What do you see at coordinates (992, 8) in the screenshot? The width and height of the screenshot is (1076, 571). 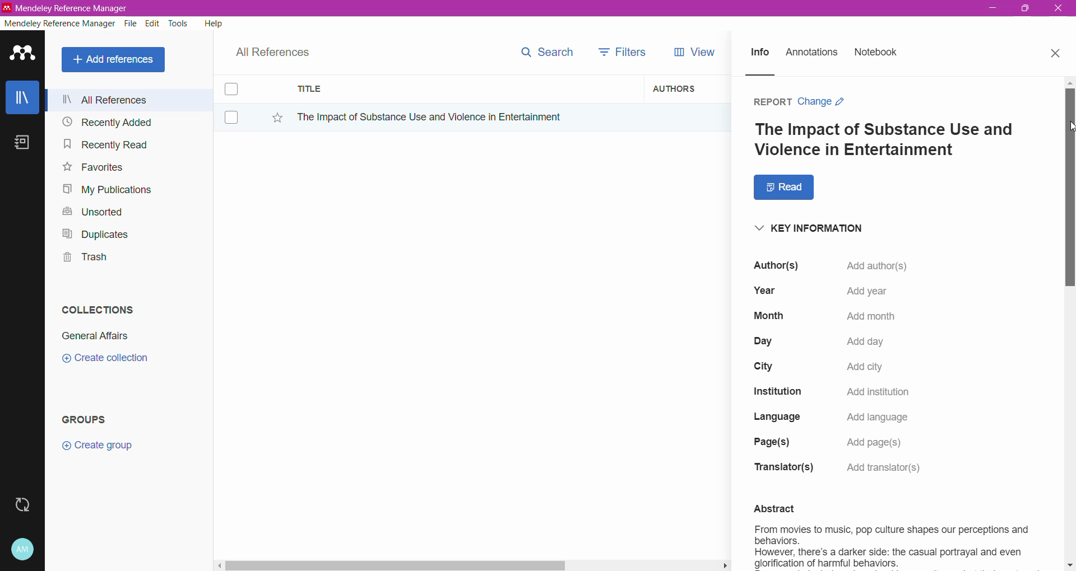 I see `Minimize` at bounding box center [992, 8].